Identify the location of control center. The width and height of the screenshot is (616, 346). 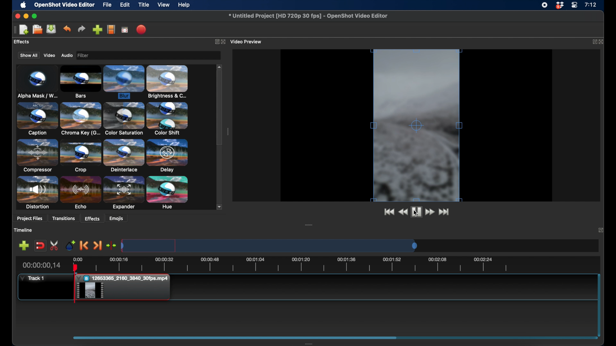
(574, 5).